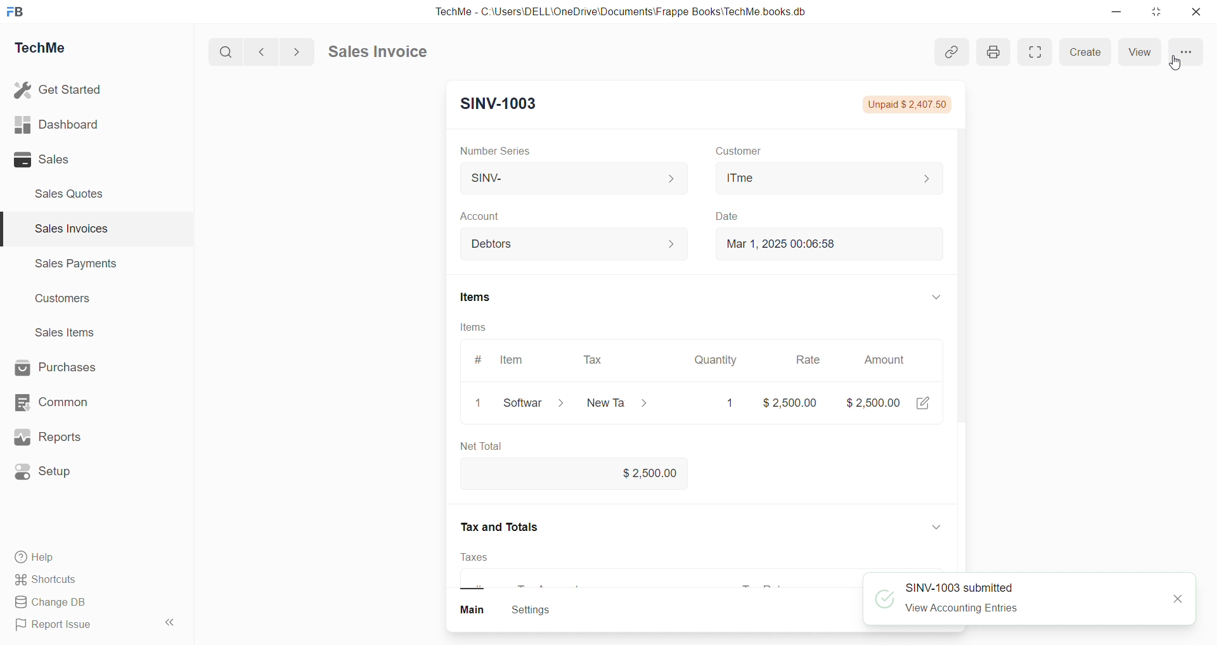  I want to click on Cursor, so click(1186, 61).